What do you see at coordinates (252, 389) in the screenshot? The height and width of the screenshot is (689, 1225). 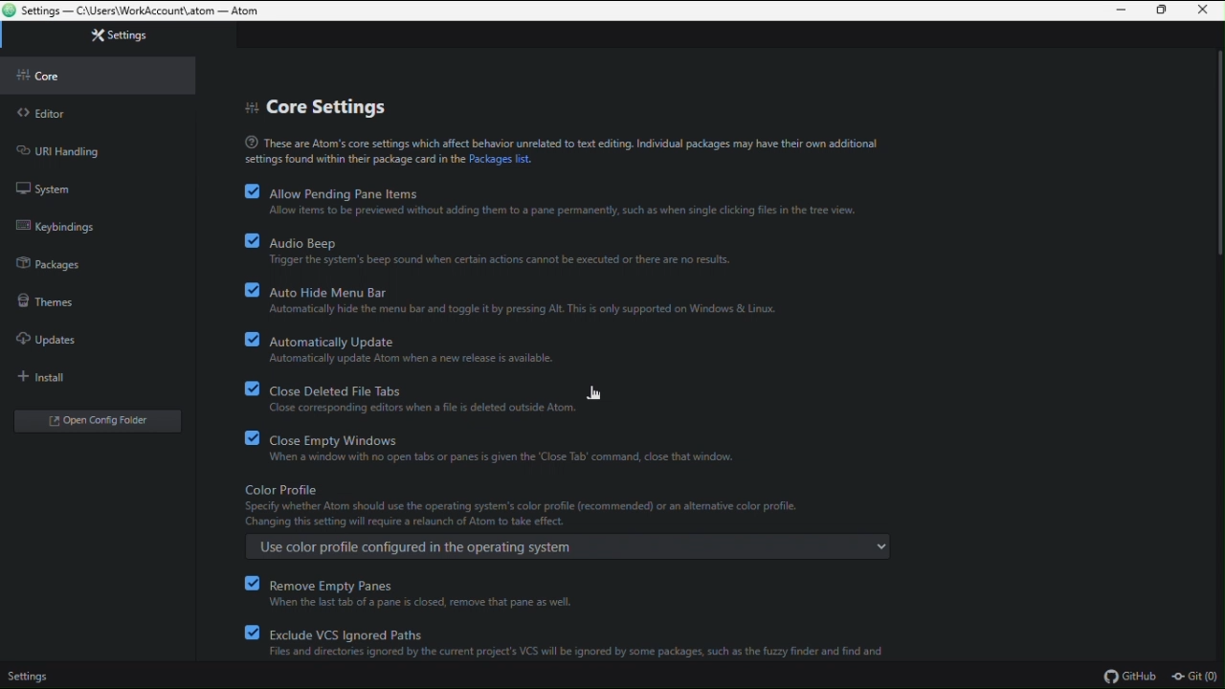 I see `checkbox` at bounding box center [252, 389].